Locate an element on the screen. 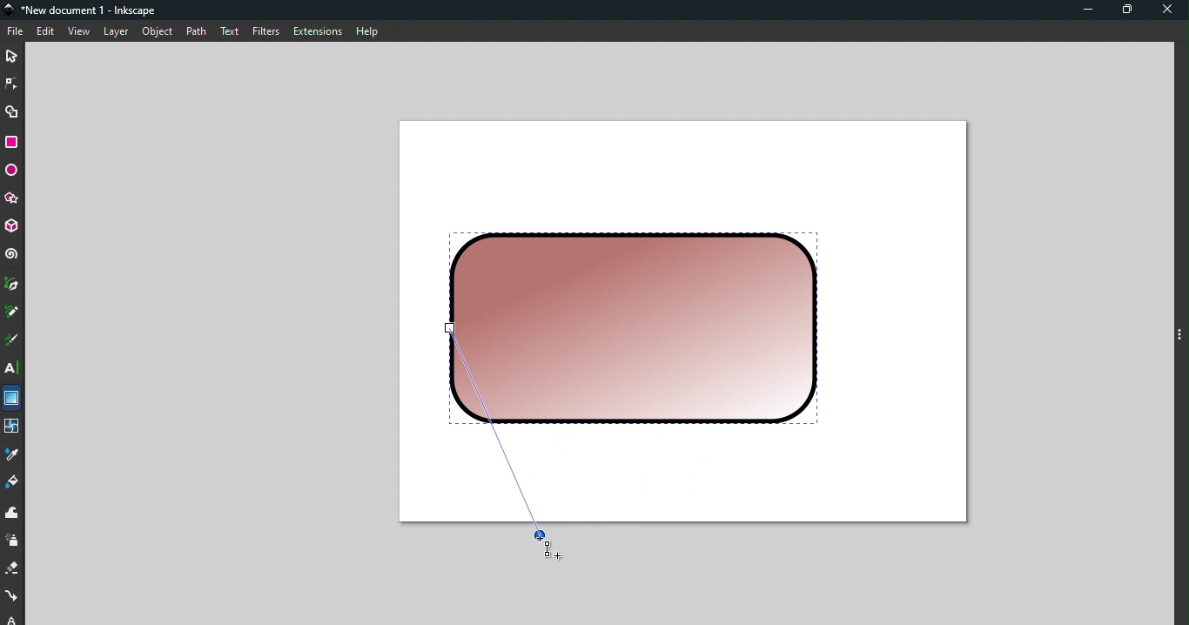 This screenshot has width=1189, height=625. Rectangle tool is located at coordinates (15, 142).